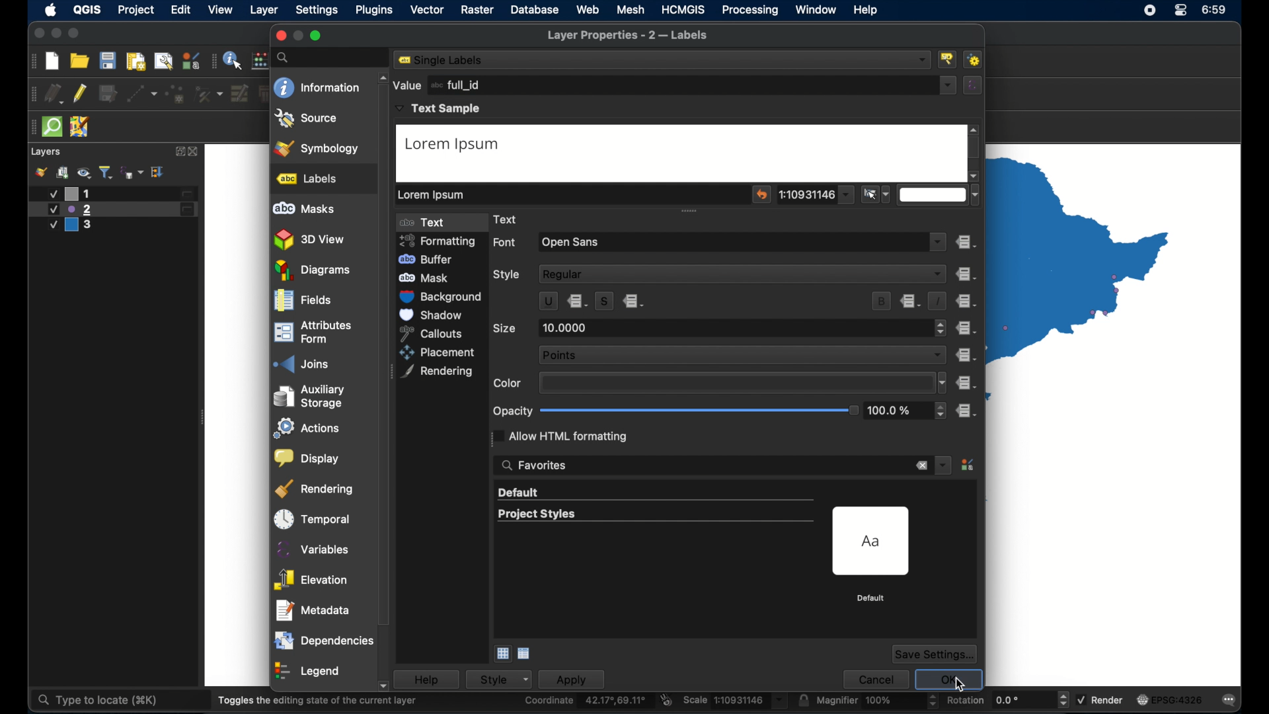  What do you see at coordinates (433, 679) in the screenshot?
I see `help` at bounding box center [433, 679].